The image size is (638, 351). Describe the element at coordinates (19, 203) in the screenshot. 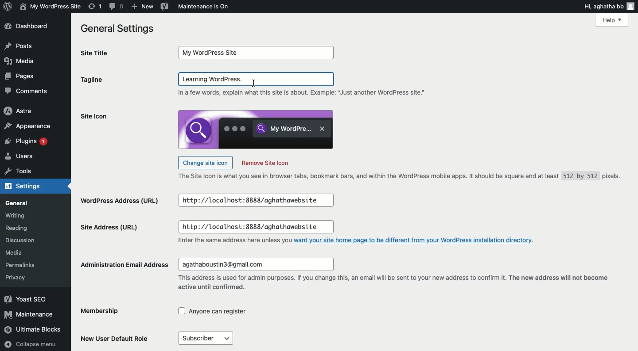

I see `General` at that location.